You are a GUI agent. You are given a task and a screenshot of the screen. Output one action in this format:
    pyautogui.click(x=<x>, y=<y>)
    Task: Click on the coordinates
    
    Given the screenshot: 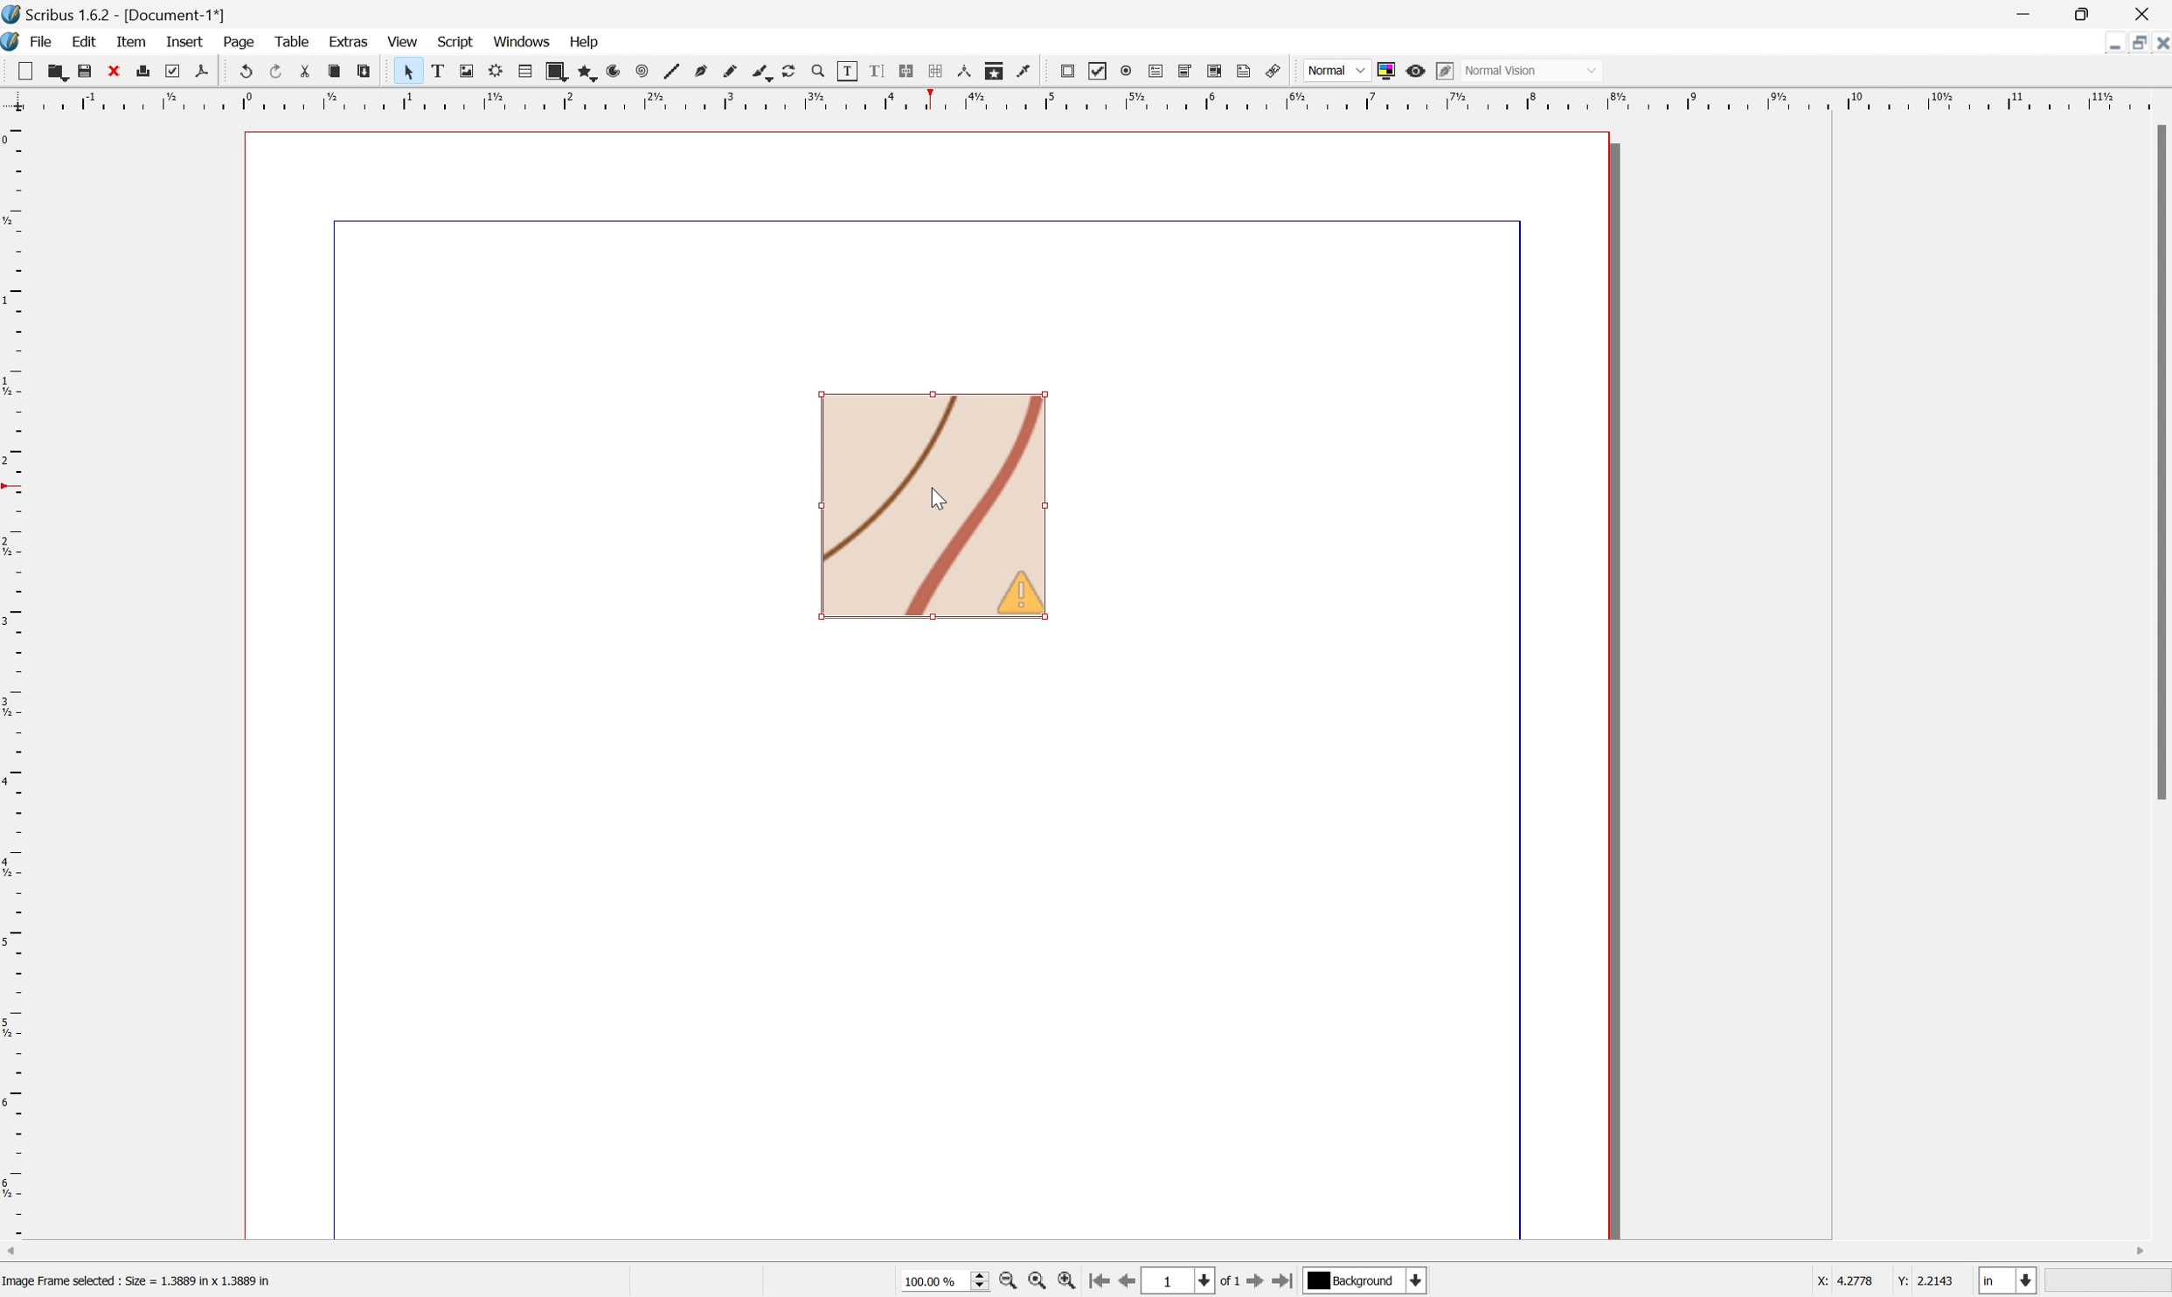 What is the action you would take?
    pyautogui.click(x=1885, y=1284)
    